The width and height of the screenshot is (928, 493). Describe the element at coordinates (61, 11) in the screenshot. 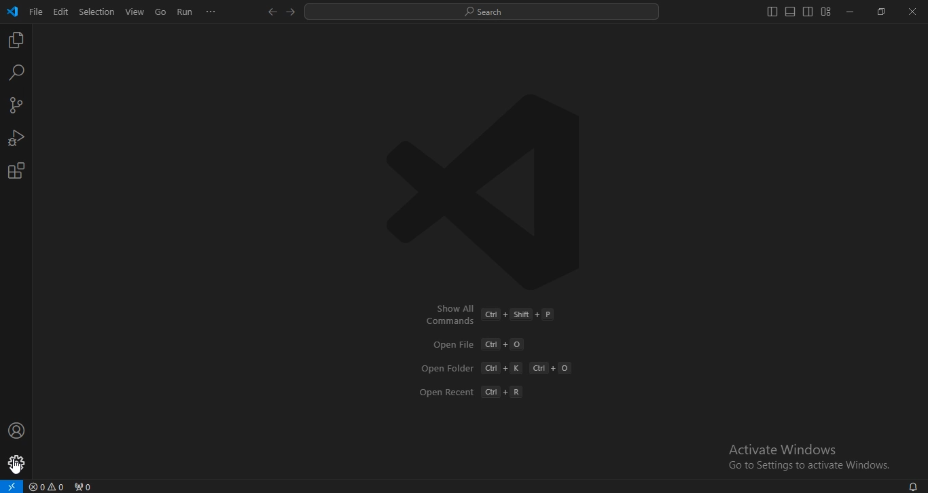

I see `edit` at that location.